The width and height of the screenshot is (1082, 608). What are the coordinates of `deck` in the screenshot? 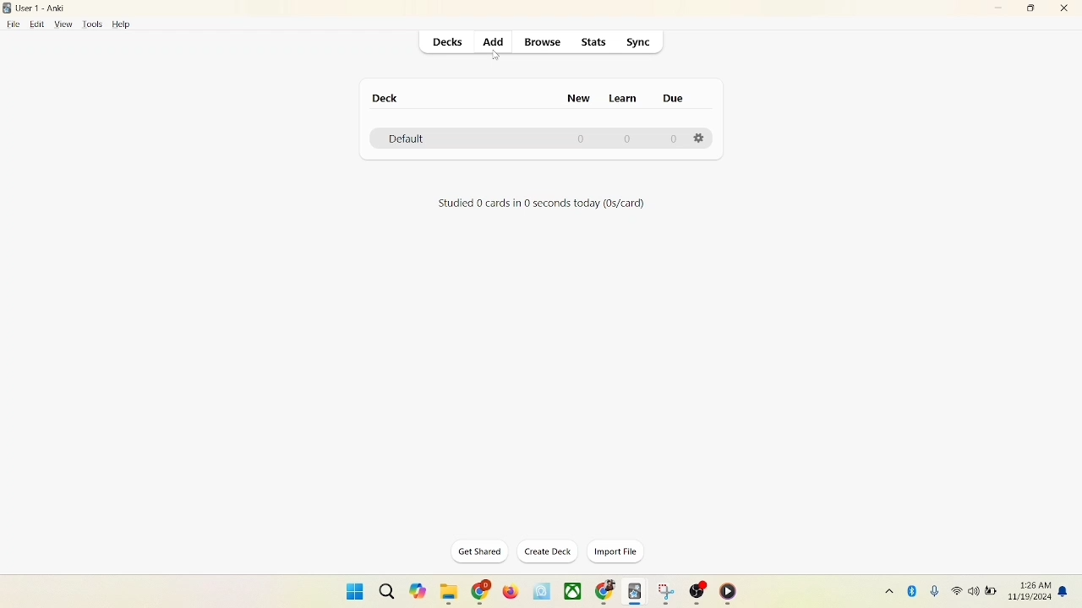 It's located at (385, 98).